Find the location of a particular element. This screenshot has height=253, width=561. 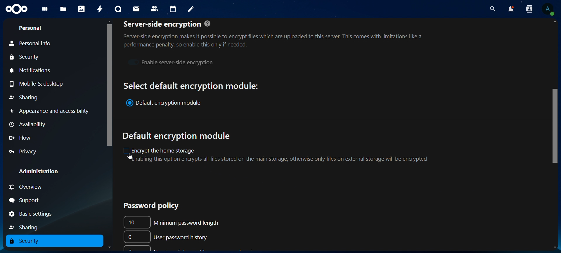

contact is located at coordinates (155, 8).